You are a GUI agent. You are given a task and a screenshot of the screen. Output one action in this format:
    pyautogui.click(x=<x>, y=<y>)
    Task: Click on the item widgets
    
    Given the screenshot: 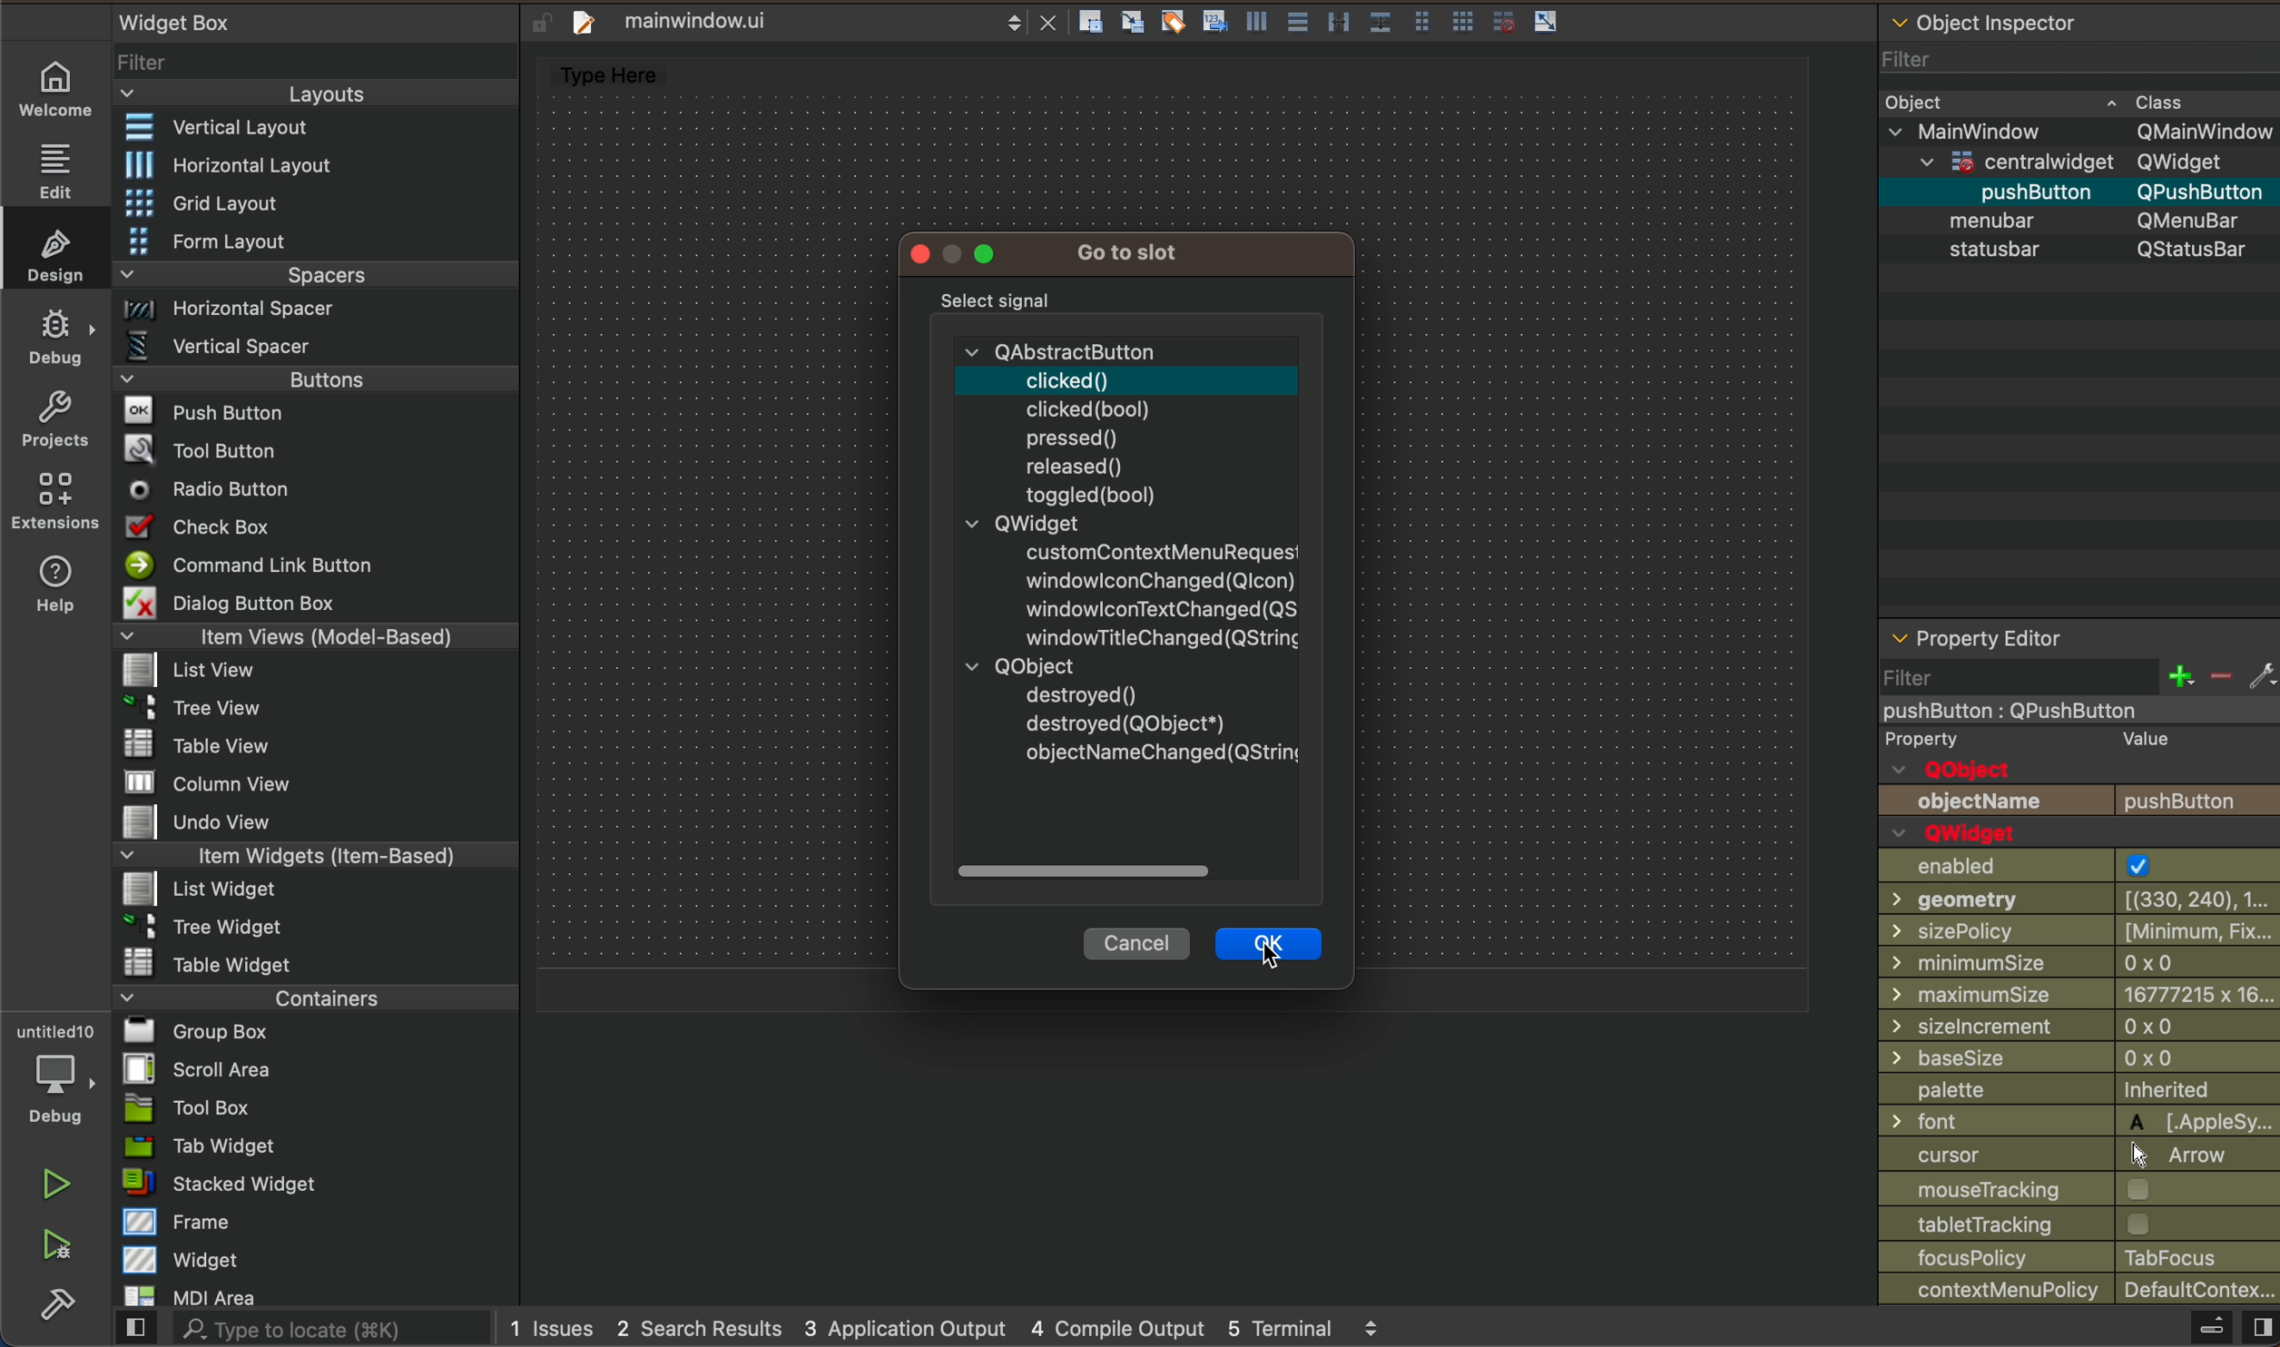 What is the action you would take?
    pyautogui.click(x=310, y=858)
    